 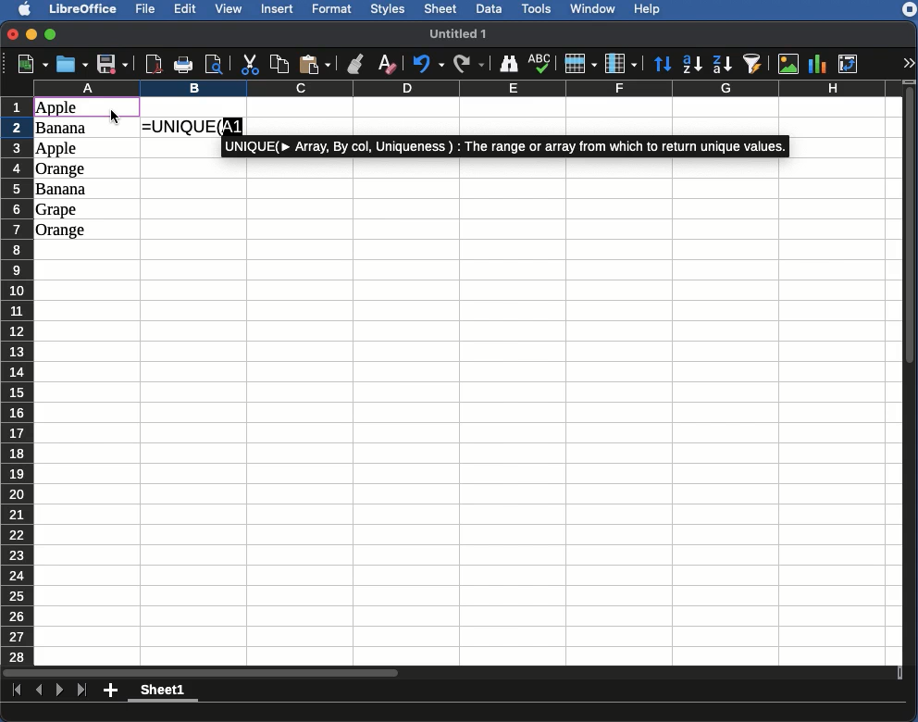 What do you see at coordinates (112, 64) in the screenshot?
I see `Save` at bounding box center [112, 64].